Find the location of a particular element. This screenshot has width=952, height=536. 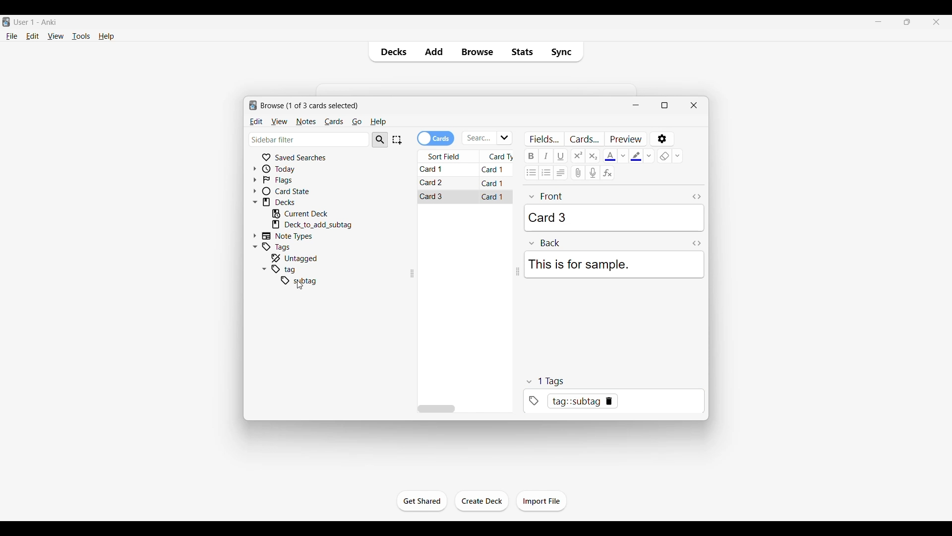

Select is located at coordinates (397, 140).